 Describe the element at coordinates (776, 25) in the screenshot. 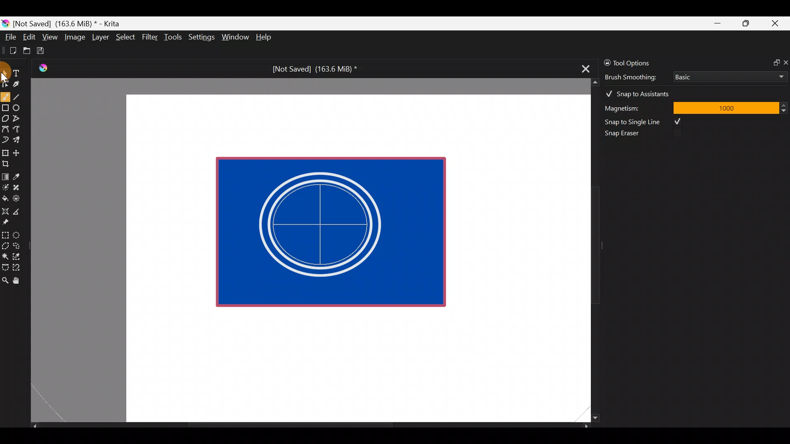

I see `Close` at that location.